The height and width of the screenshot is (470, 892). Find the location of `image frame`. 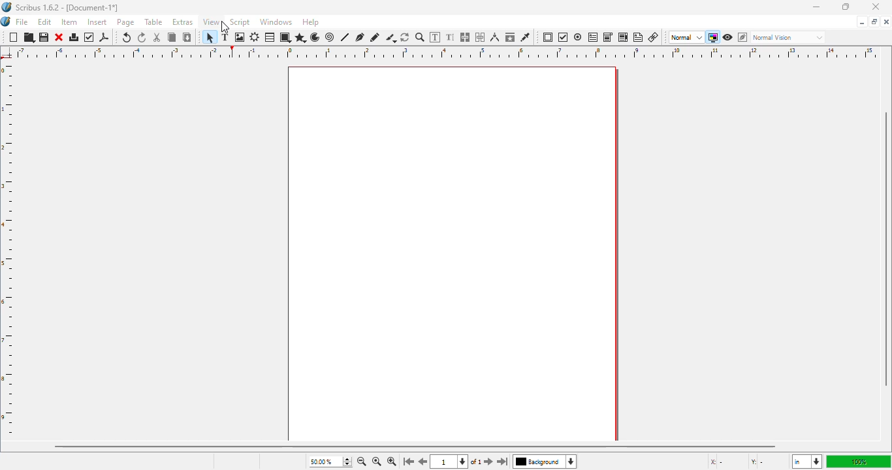

image frame is located at coordinates (240, 37).